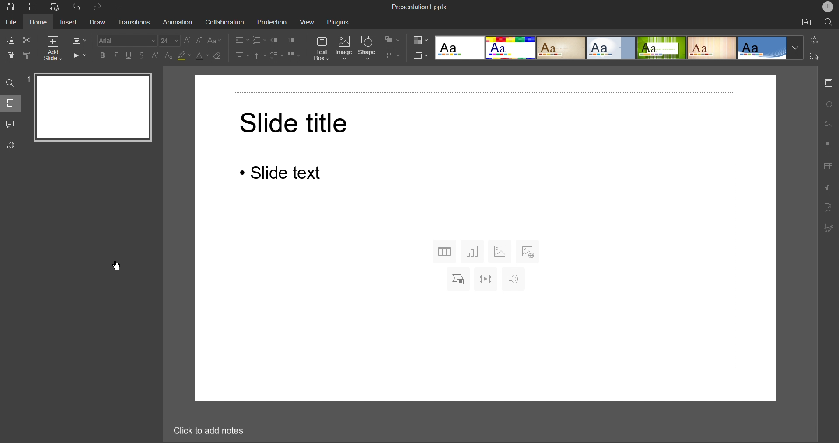 The height and width of the screenshot is (443, 839). What do you see at coordinates (259, 55) in the screenshot?
I see `Vertical Align` at bounding box center [259, 55].